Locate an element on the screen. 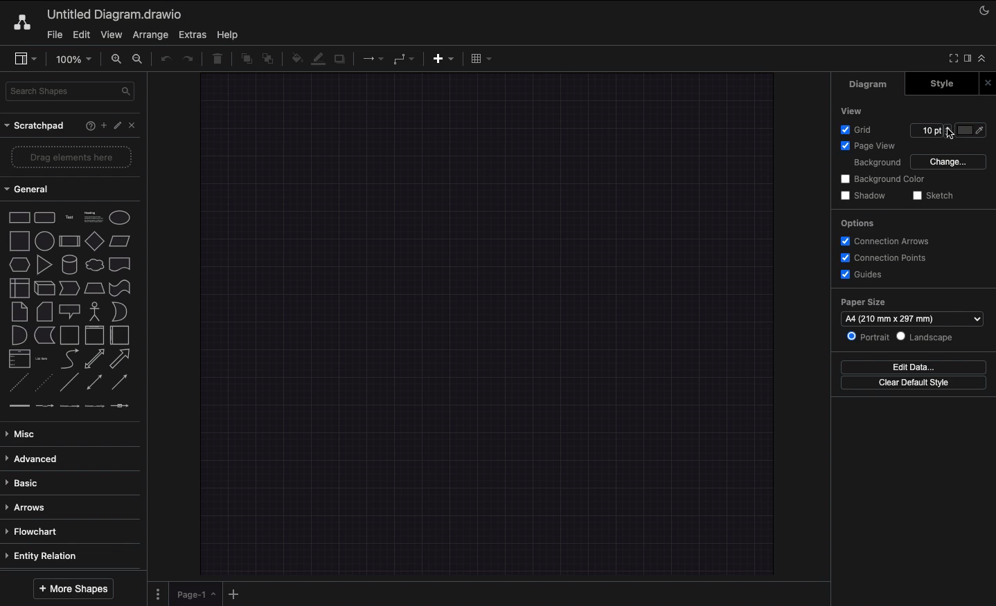  Background color is located at coordinates (880, 180).